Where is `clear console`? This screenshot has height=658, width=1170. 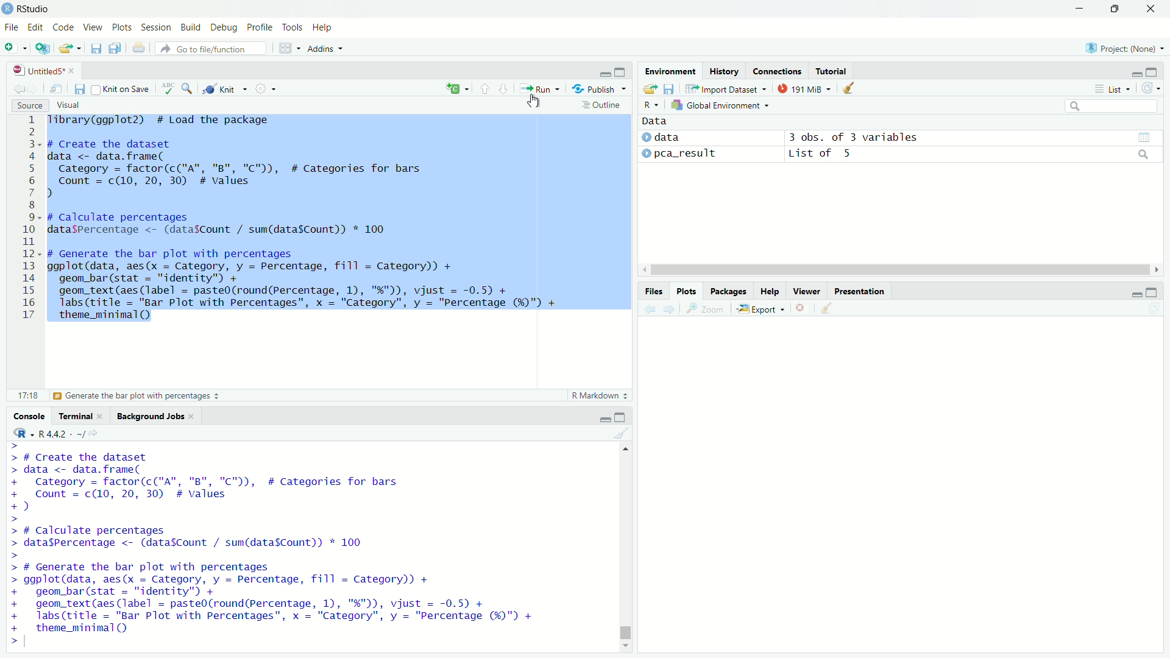
clear console is located at coordinates (623, 434).